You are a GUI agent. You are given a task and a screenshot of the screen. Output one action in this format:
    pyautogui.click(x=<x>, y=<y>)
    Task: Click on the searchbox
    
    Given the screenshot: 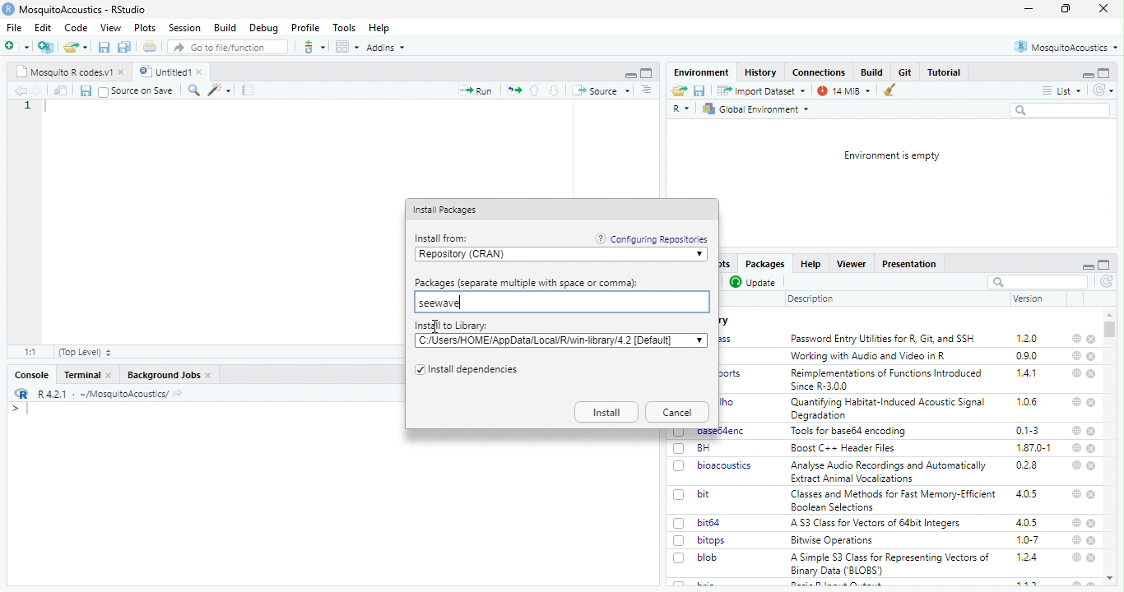 What is the action you would take?
    pyautogui.click(x=1038, y=282)
    